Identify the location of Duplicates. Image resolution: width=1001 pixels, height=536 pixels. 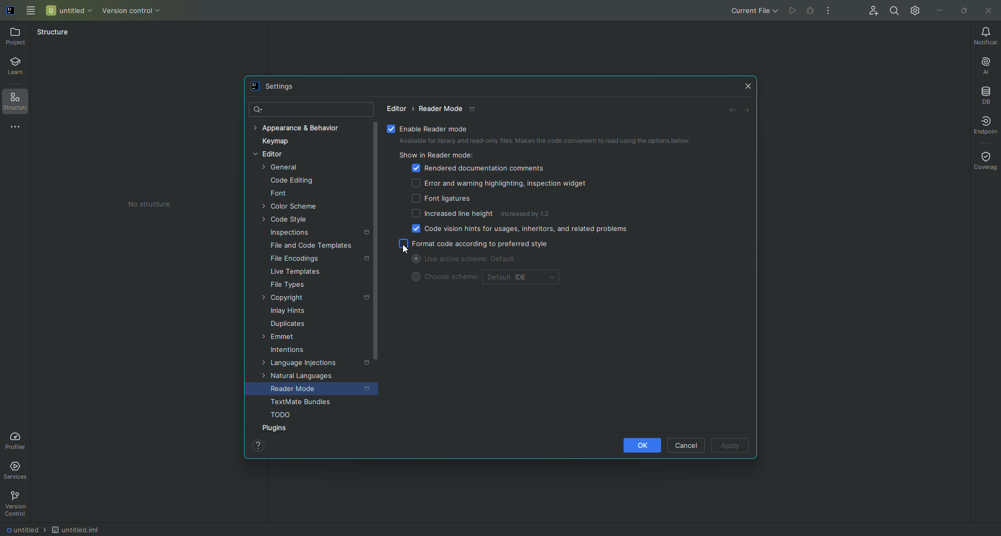
(285, 324).